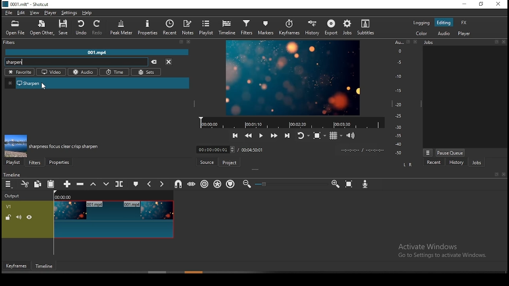 The width and height of the screenshot is (509, 286). What do you see at coordinates (236, 134) in the screenshot?
I see `skip to previous point` at bounding box center [236, 134].